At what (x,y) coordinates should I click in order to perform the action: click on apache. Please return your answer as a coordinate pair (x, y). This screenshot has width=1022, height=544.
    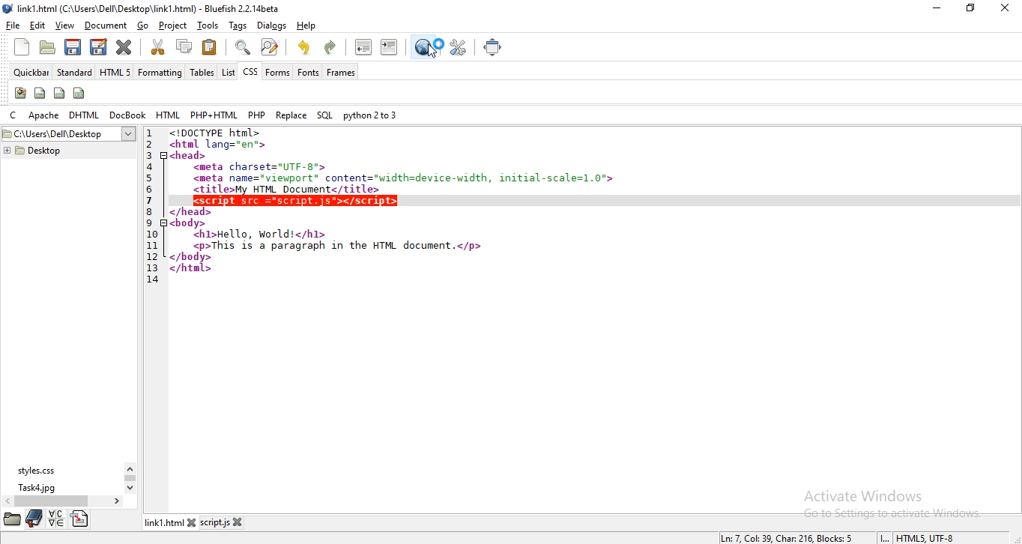
    Looking at the image, I should click on (43, 115).